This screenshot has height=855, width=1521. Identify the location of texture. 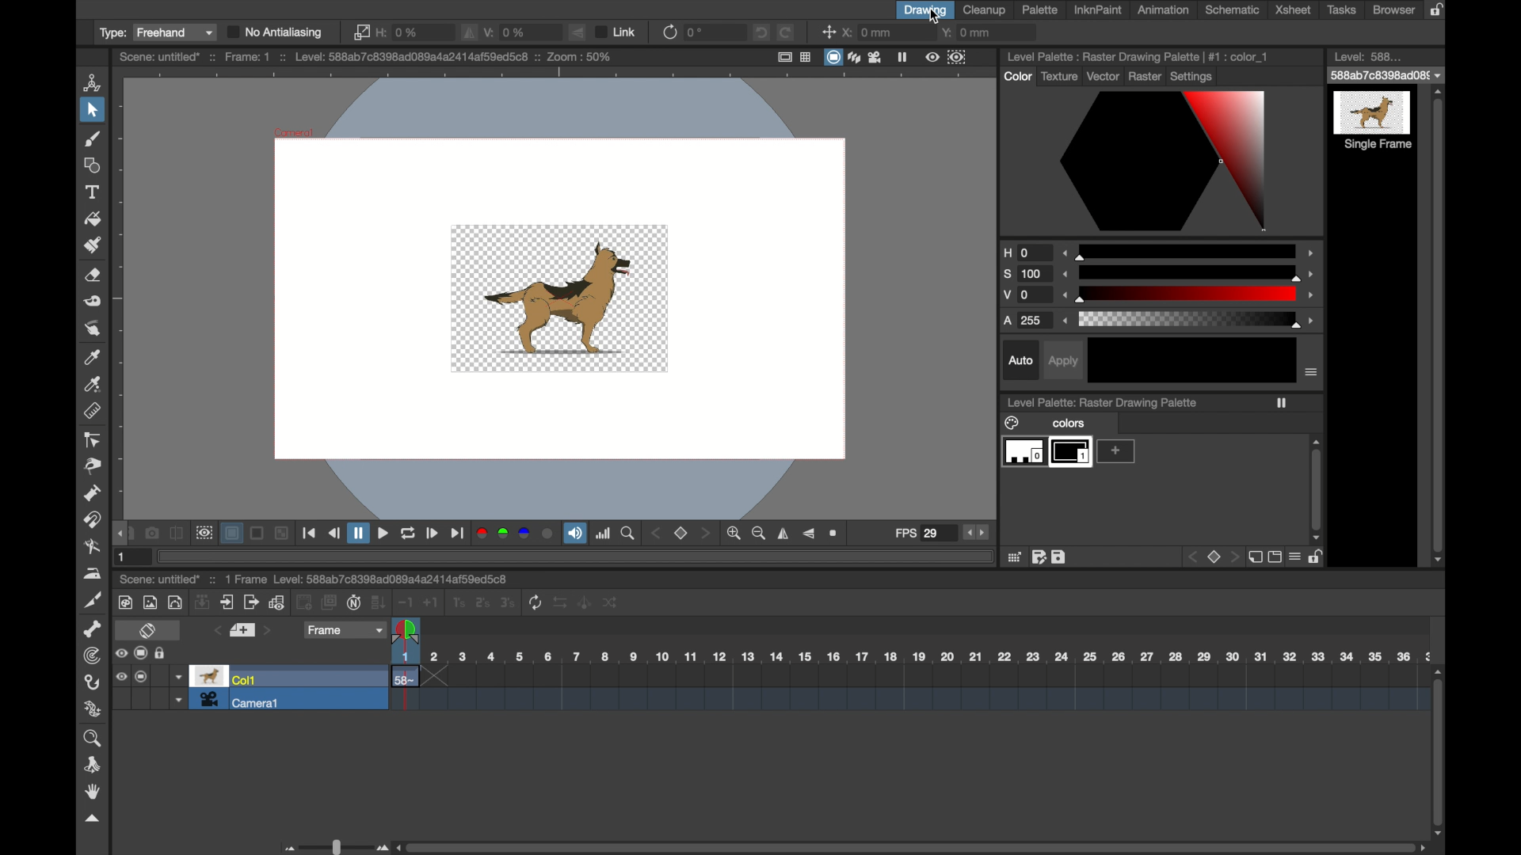
(1058, 76).